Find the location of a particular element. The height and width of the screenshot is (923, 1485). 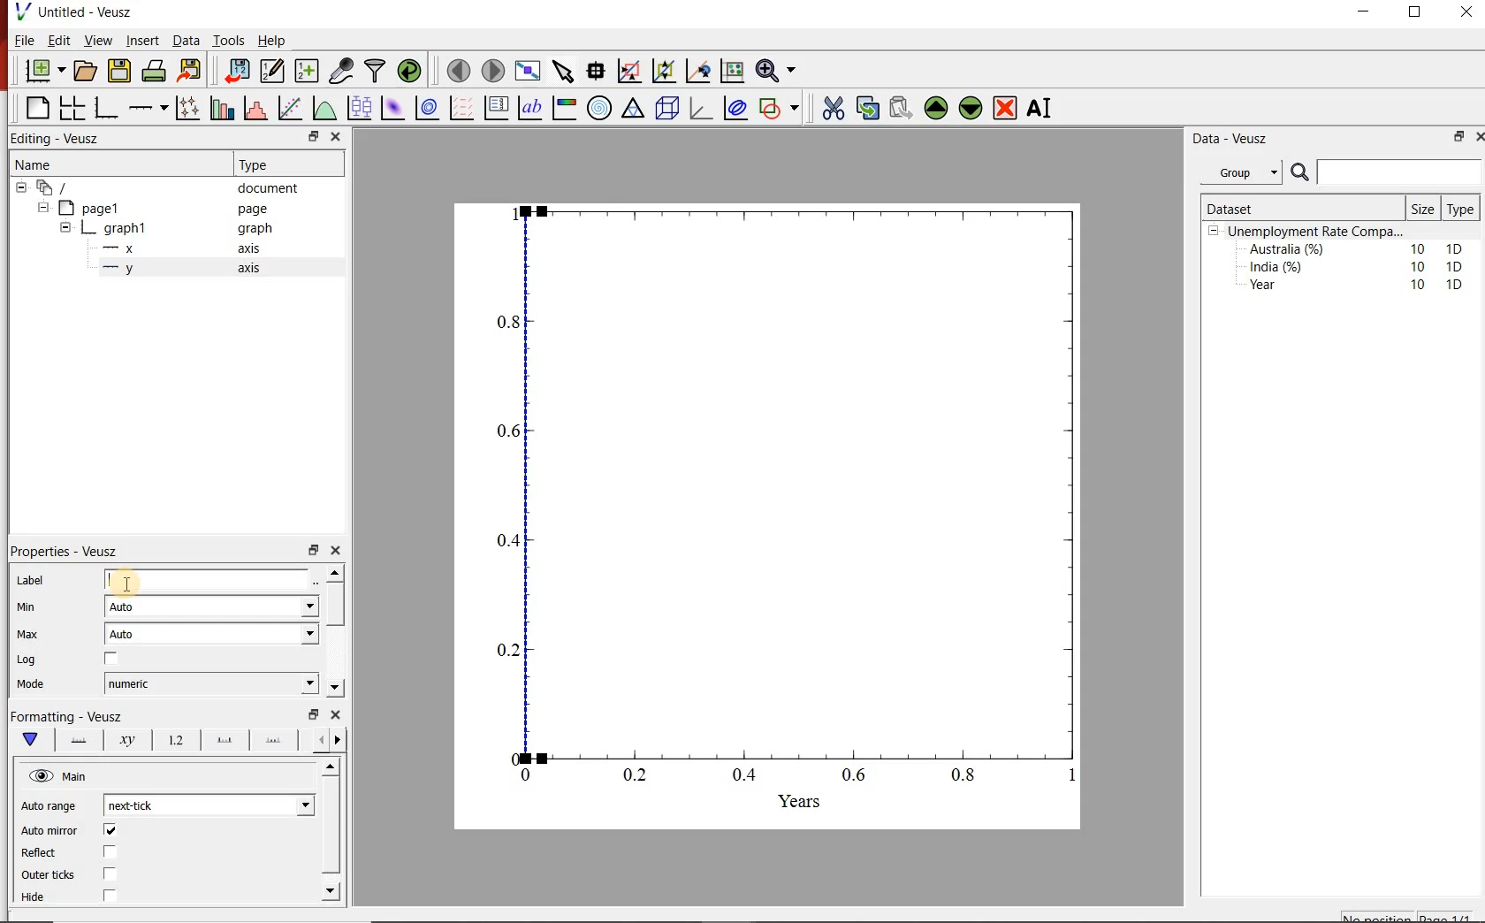

Type is located at coordinates (1459, 210).